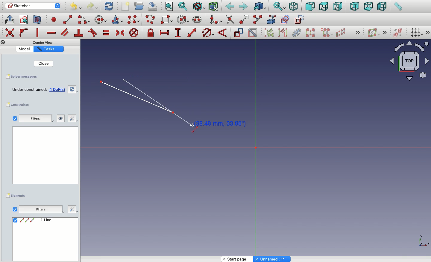 The height and width of the screenshot is (262, 431). I want to click on , so click(45, 43).